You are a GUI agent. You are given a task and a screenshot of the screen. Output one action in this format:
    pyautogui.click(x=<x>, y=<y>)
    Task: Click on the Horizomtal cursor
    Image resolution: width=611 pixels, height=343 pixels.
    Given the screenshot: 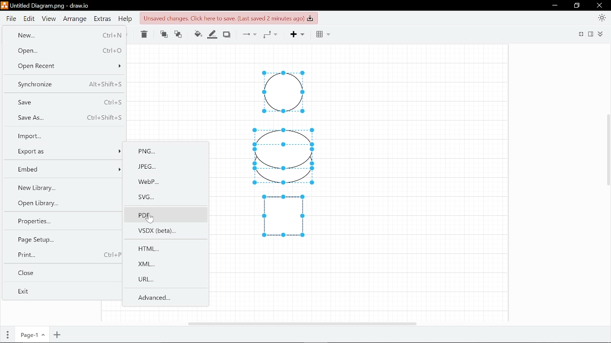 What is the action you would take?
    pyautogui.click(x=302, y=323)
    